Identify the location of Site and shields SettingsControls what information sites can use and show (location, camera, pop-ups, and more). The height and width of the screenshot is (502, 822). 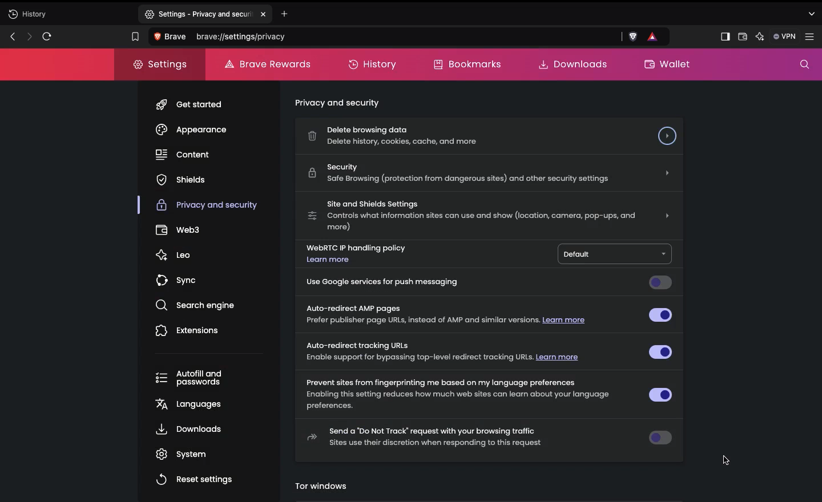
(493, 217).